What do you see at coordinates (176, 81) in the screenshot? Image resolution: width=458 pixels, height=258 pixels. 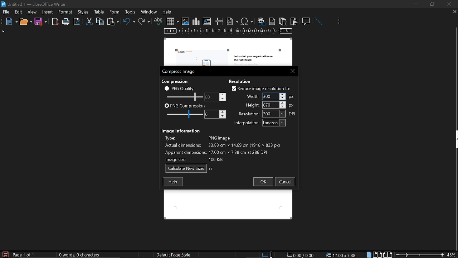 I see `Compression` at bounding box center [176, 81].